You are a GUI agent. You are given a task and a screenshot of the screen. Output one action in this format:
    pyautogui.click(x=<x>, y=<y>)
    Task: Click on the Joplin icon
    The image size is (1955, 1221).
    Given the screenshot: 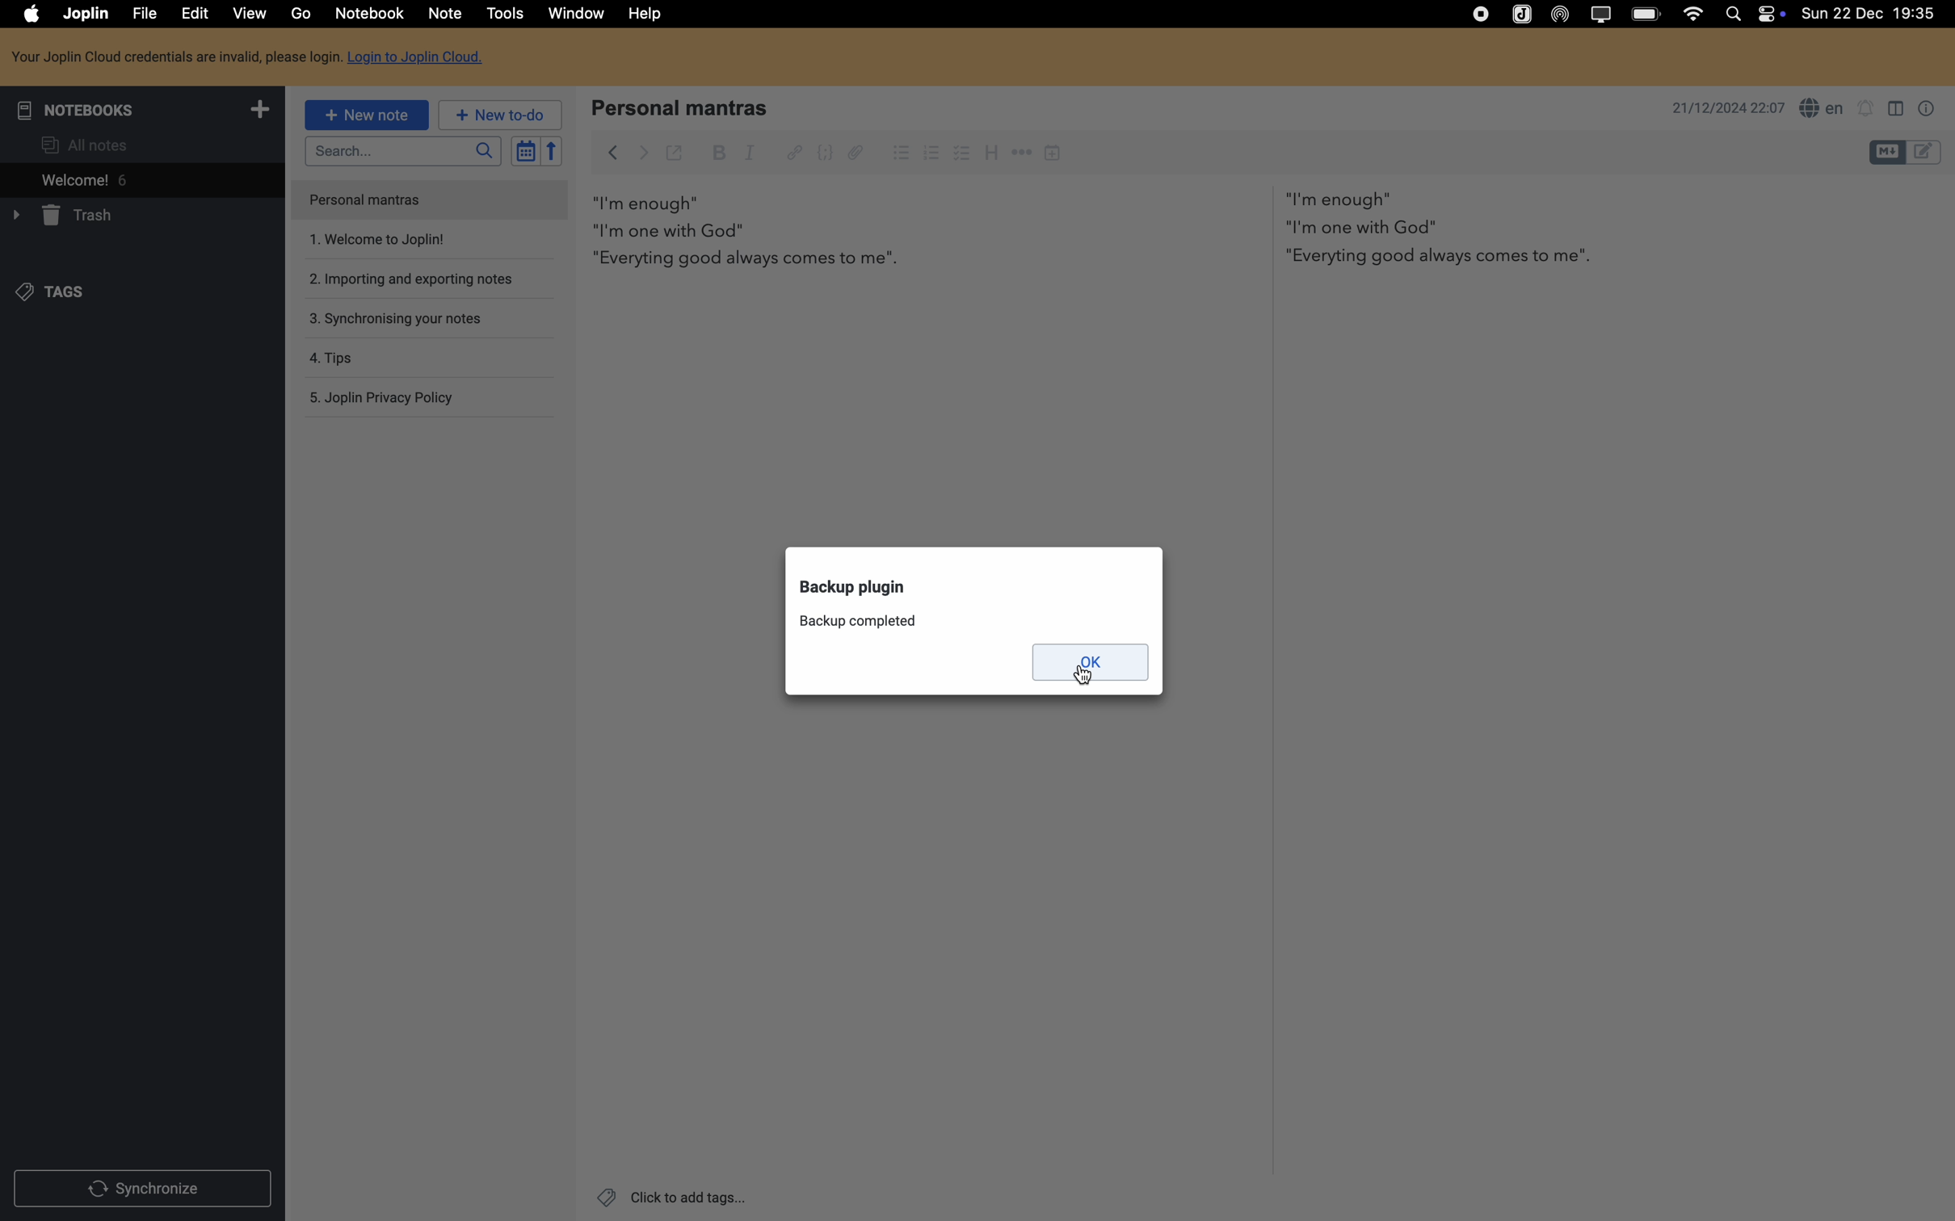 What is the action you would take?
    pyautogui.click(x=1521, y=15)
    